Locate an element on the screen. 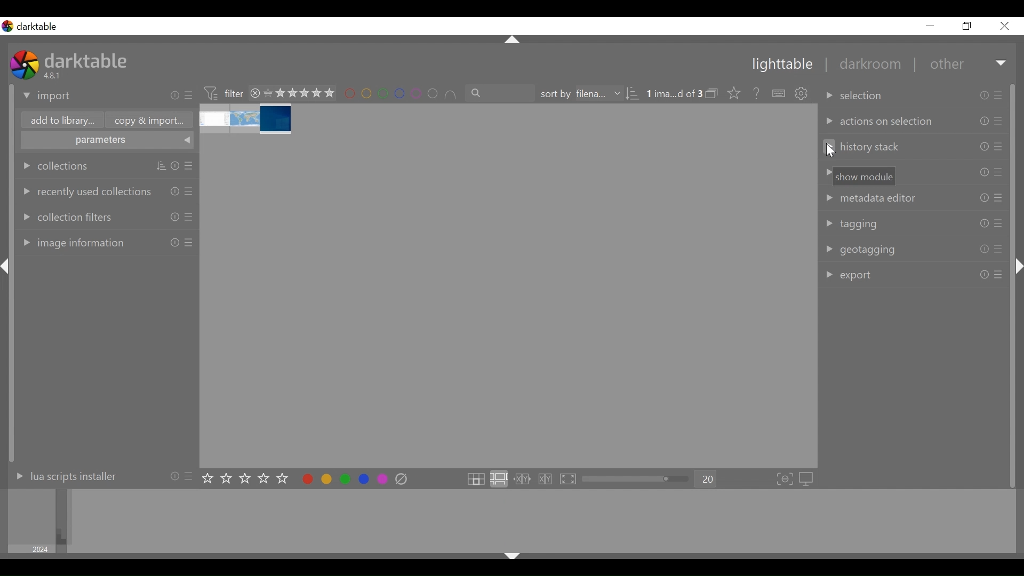  actions on selection is located at coordinates (878, 122).